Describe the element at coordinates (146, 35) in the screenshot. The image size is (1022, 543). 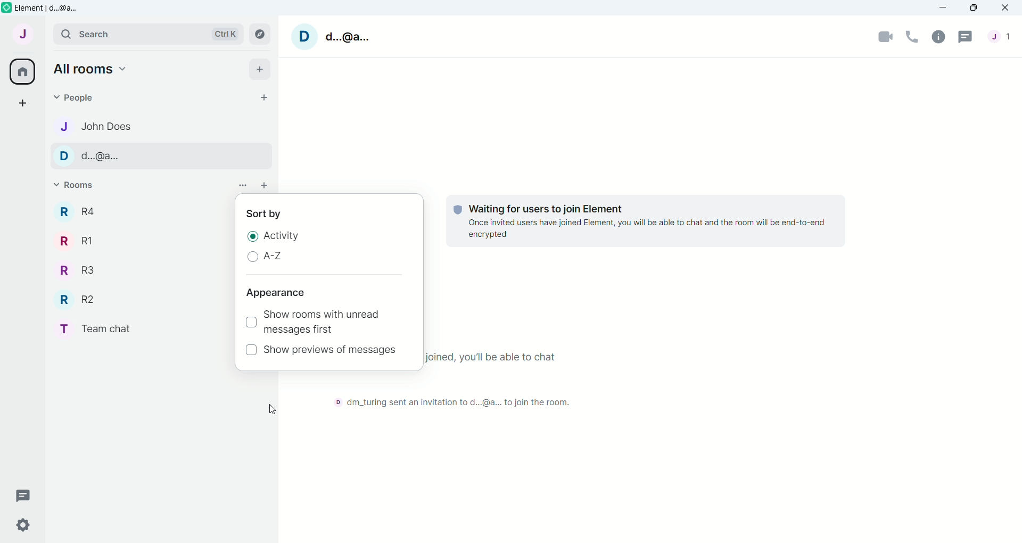
I see `Search bar` at that location.